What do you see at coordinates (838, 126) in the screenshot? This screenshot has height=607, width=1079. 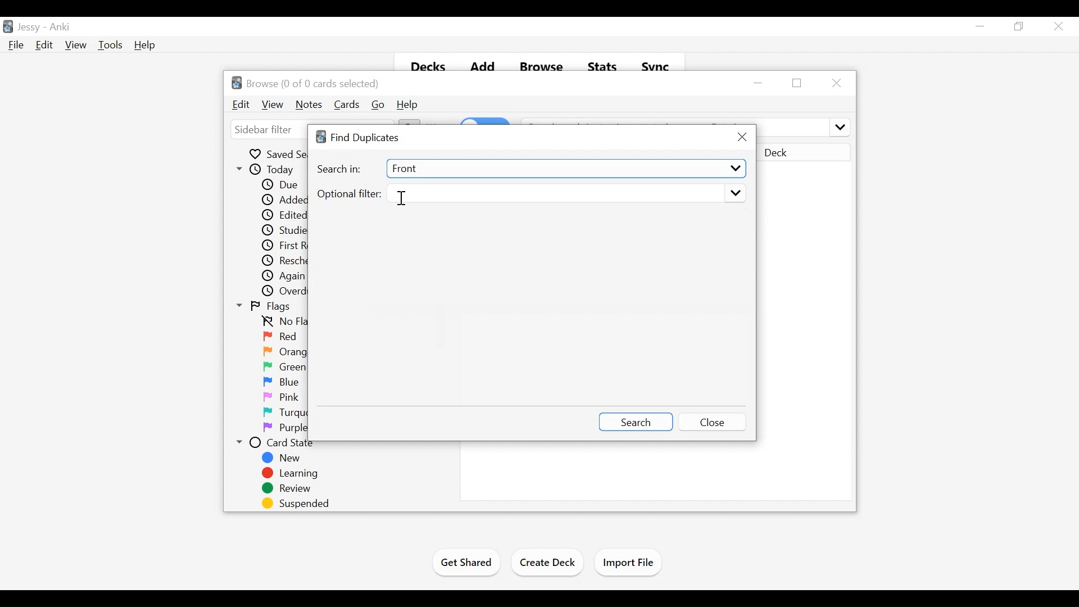 I see `more options` at bounding box center [838, 126].